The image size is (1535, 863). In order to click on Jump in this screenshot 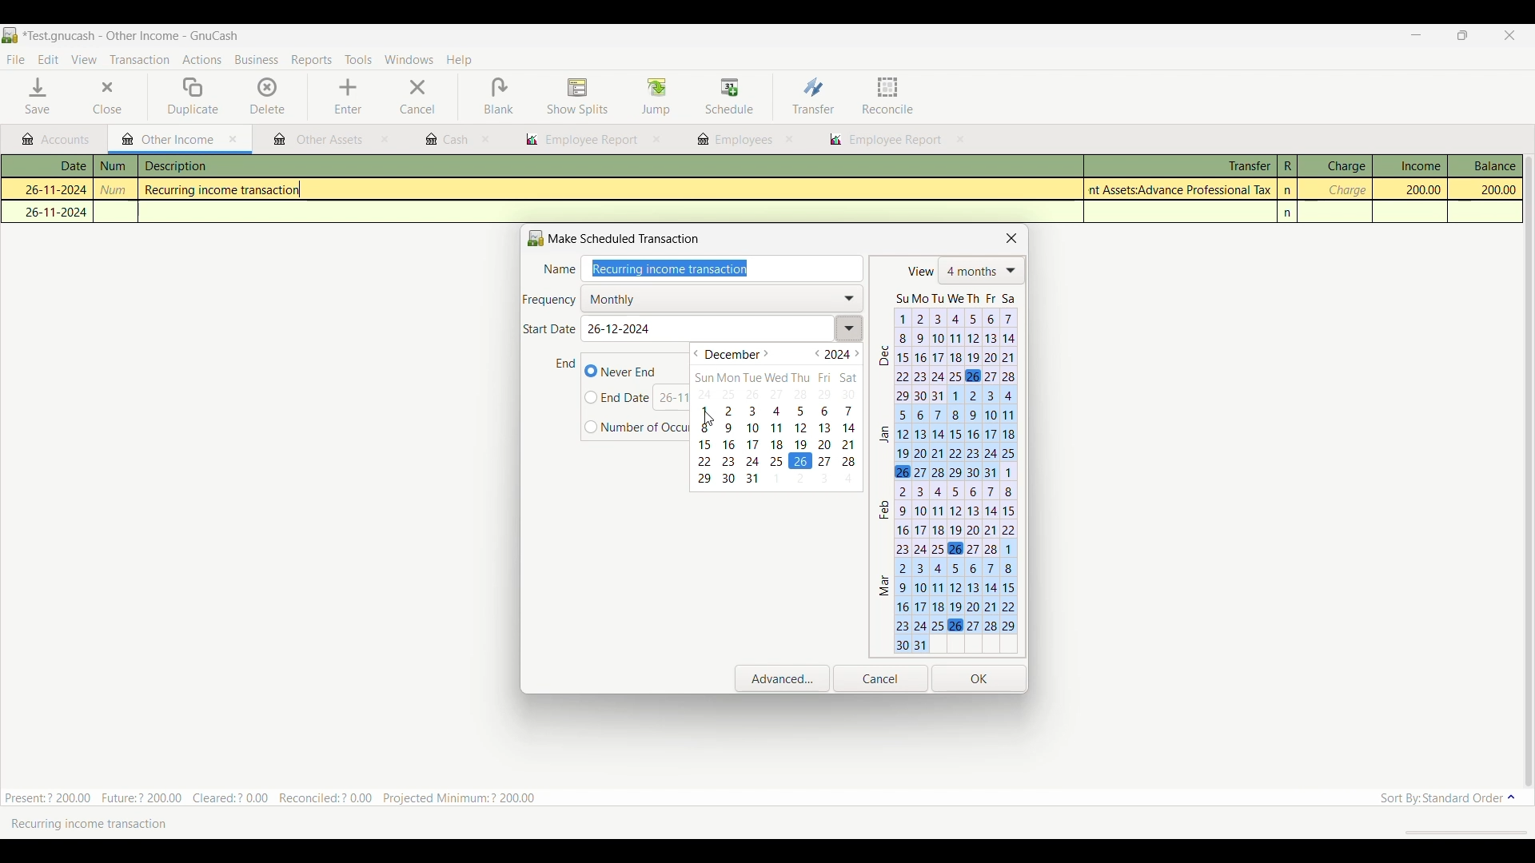, I will do `click(656, 96)`.